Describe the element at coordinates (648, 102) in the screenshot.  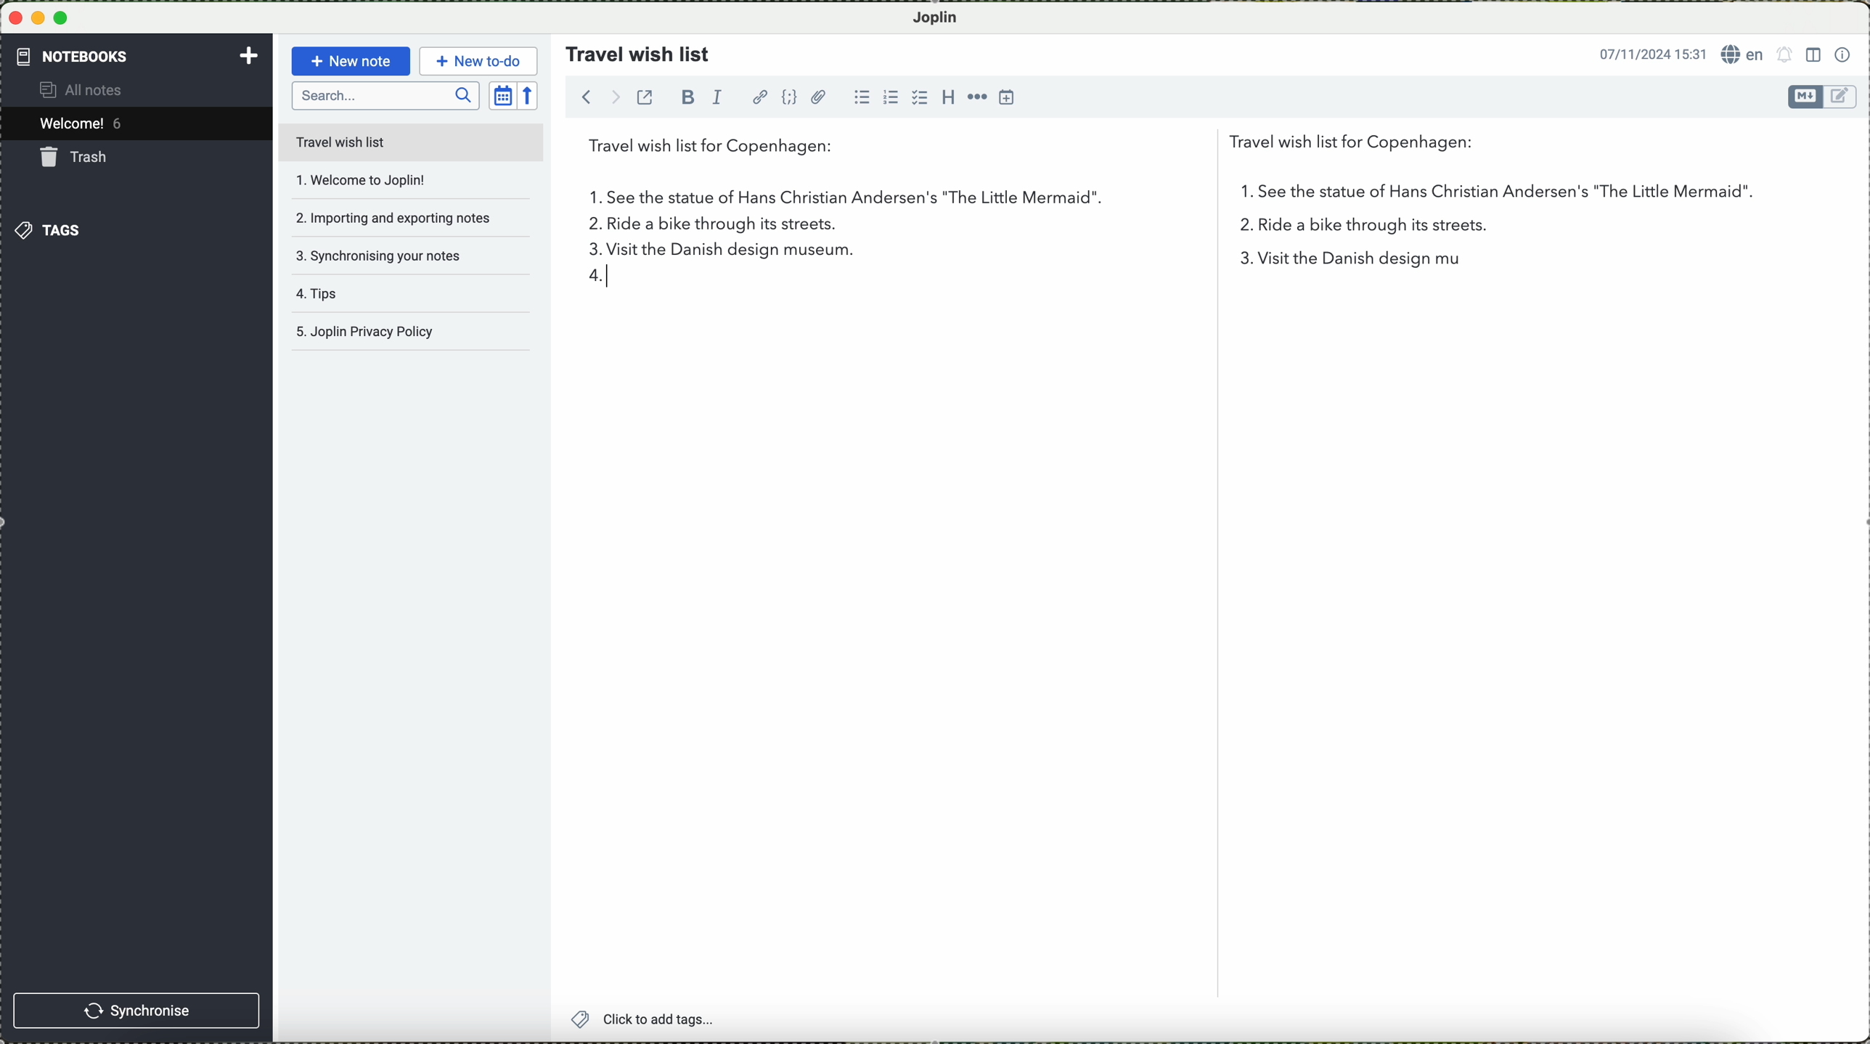
I see `toggle external editing` at that location.